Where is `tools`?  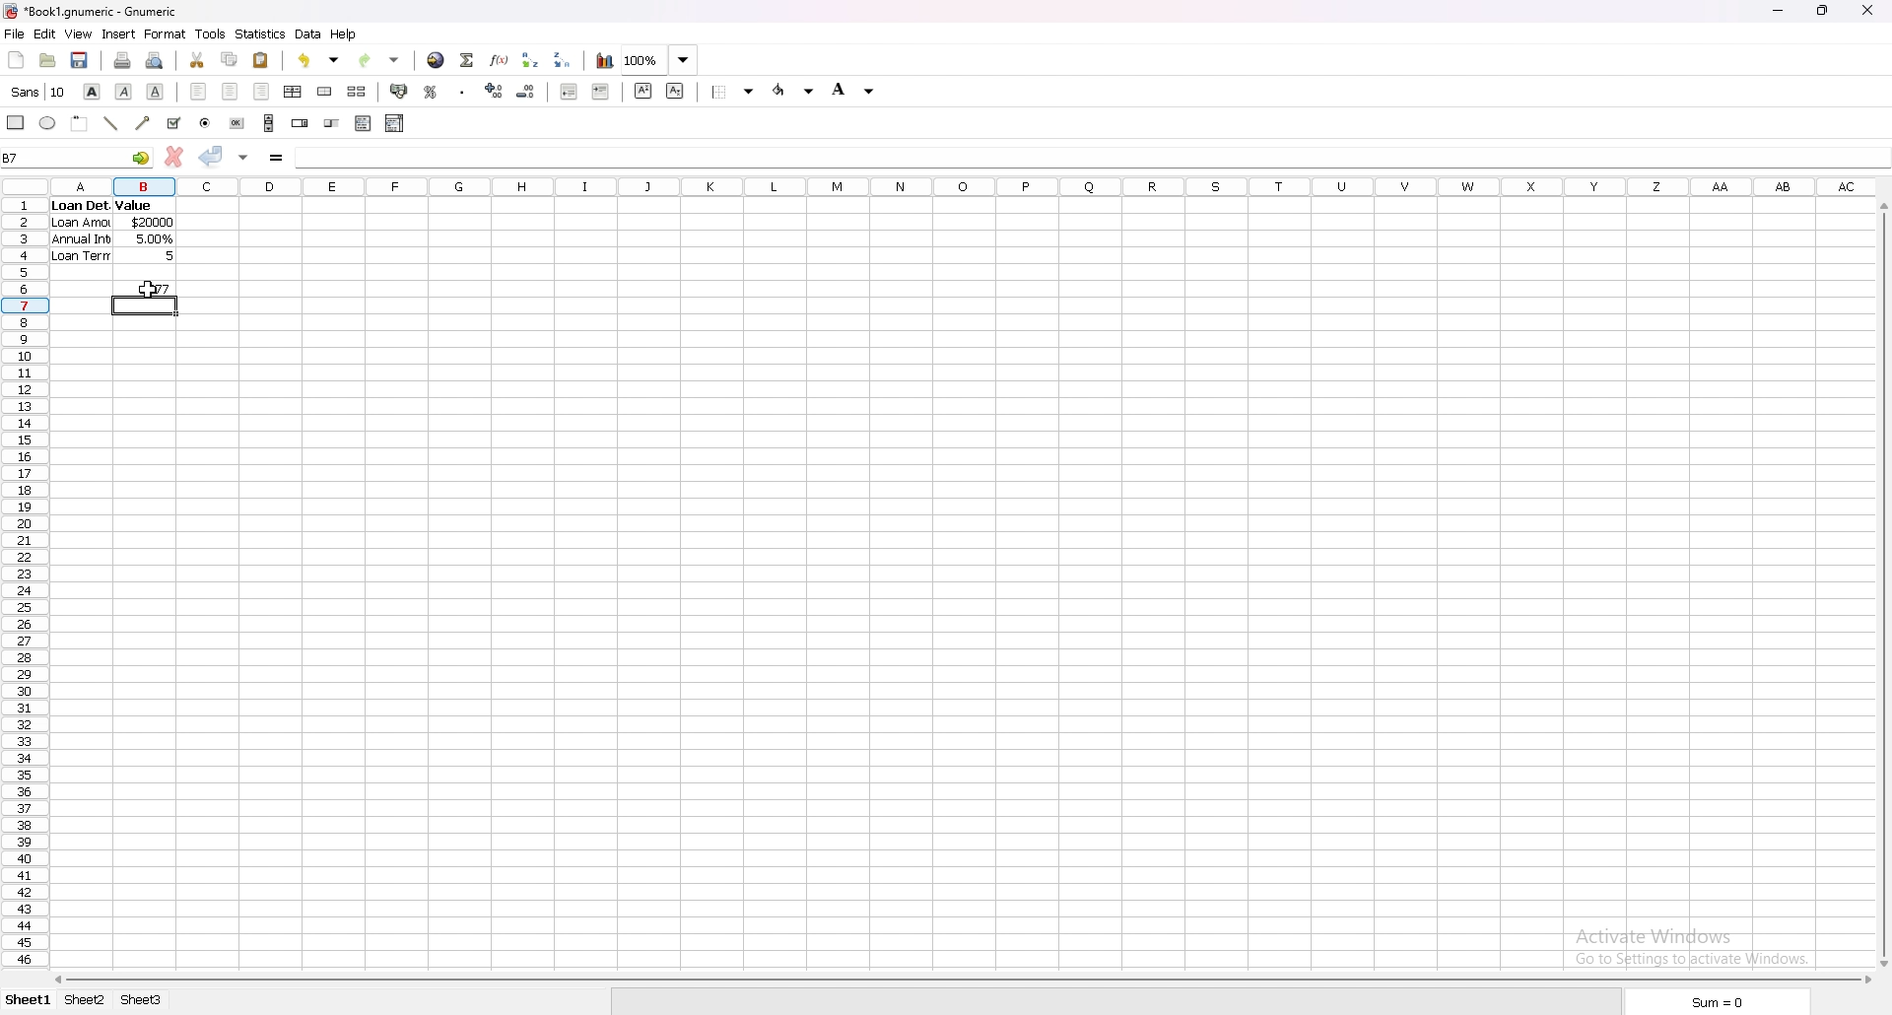 tools is located at coordinates (210, 34).